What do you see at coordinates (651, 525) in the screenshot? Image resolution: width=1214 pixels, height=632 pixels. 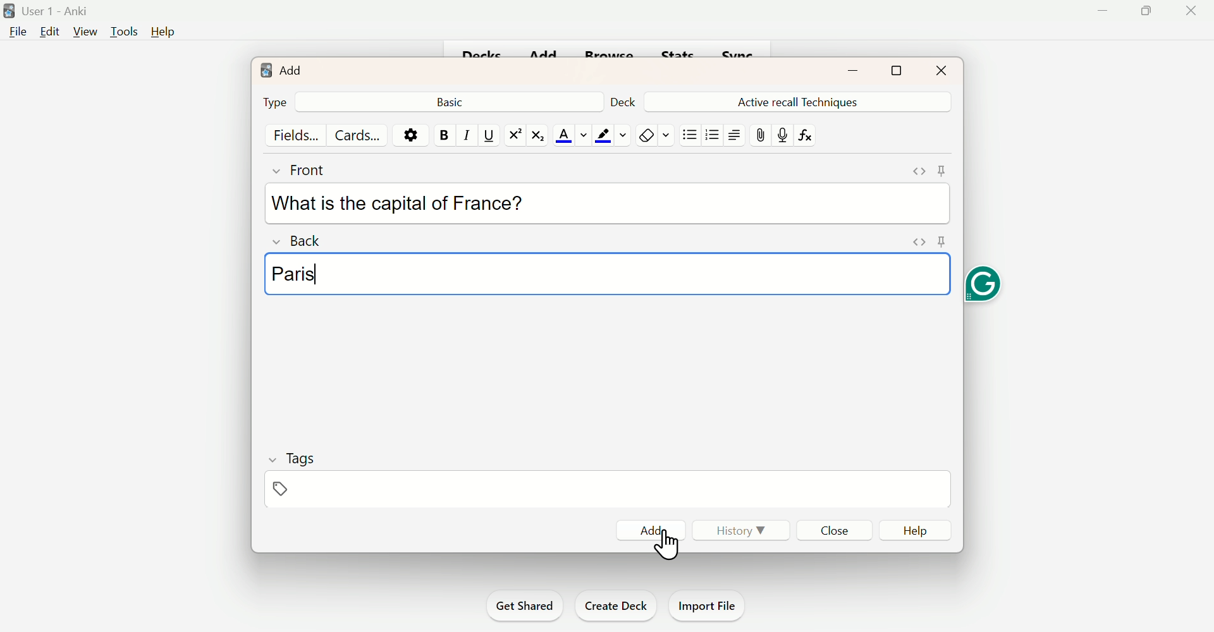 I see `Add` at bounding box center [651, 525].